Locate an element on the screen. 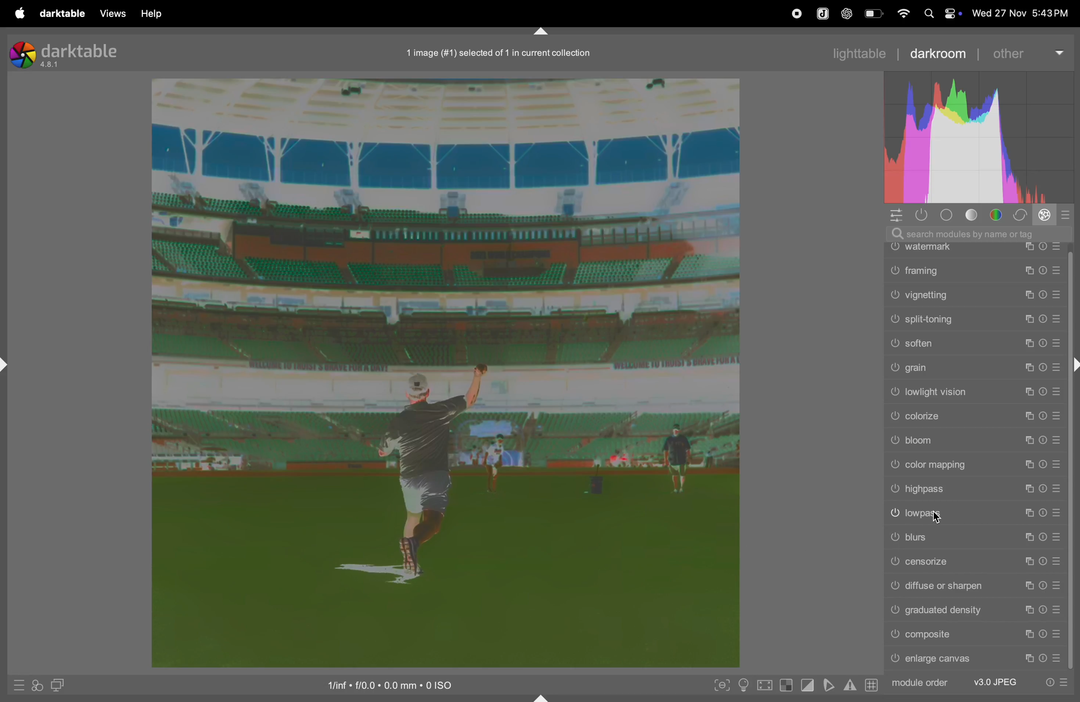  enlarge canvas is located at coordinates (972, 659).